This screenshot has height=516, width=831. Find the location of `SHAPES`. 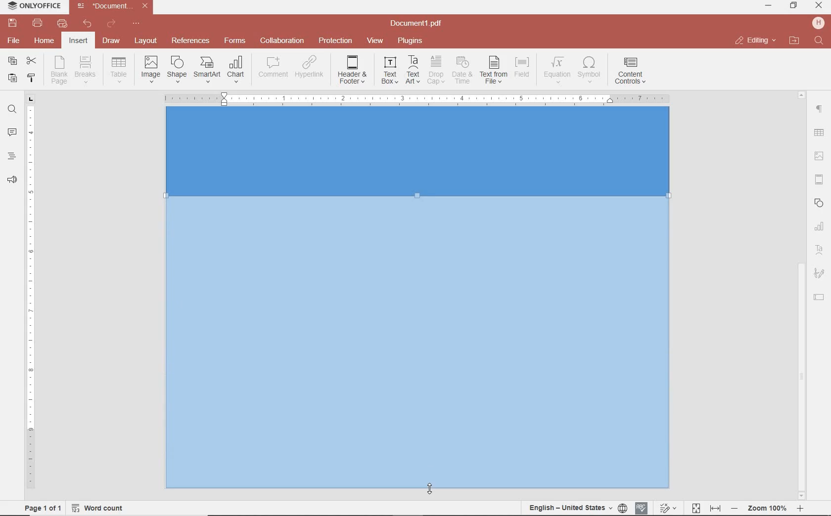

SHAPES is located at coordinates (820, 204).